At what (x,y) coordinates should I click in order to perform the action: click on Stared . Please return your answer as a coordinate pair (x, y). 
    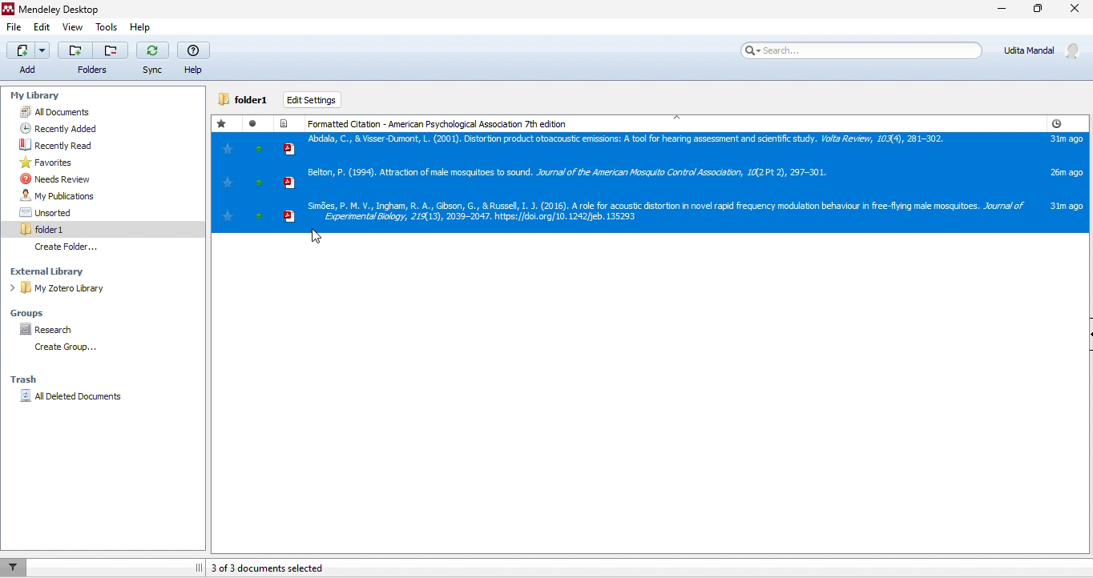
    Looking at the image, I should click on (224, 123).